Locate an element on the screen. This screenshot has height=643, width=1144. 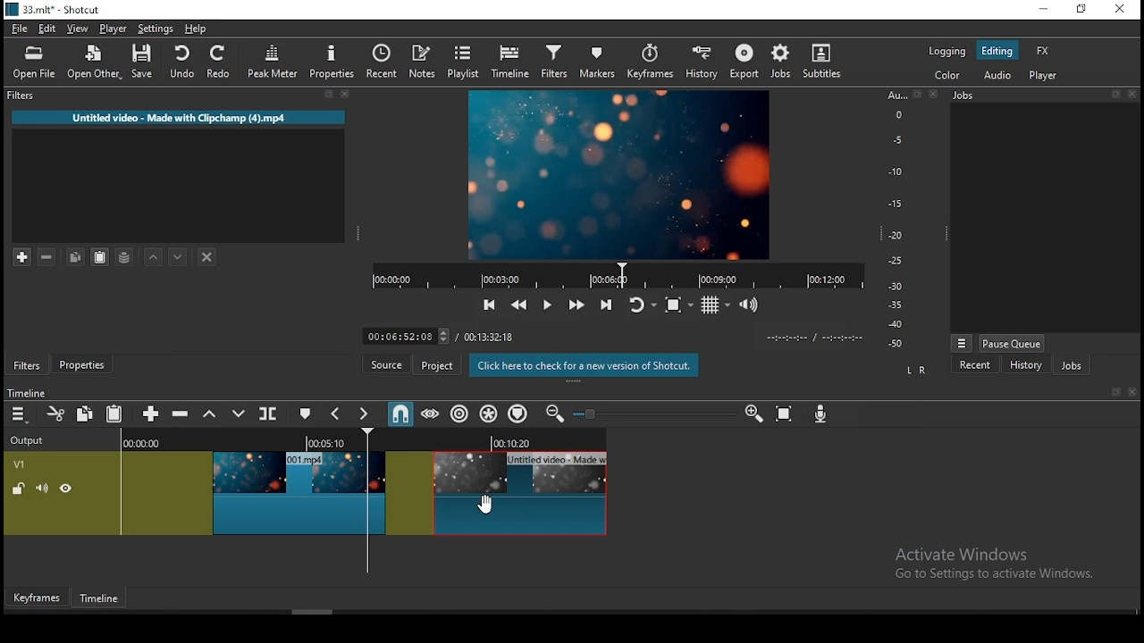
elapsed time is located at coordinates (407, 334).